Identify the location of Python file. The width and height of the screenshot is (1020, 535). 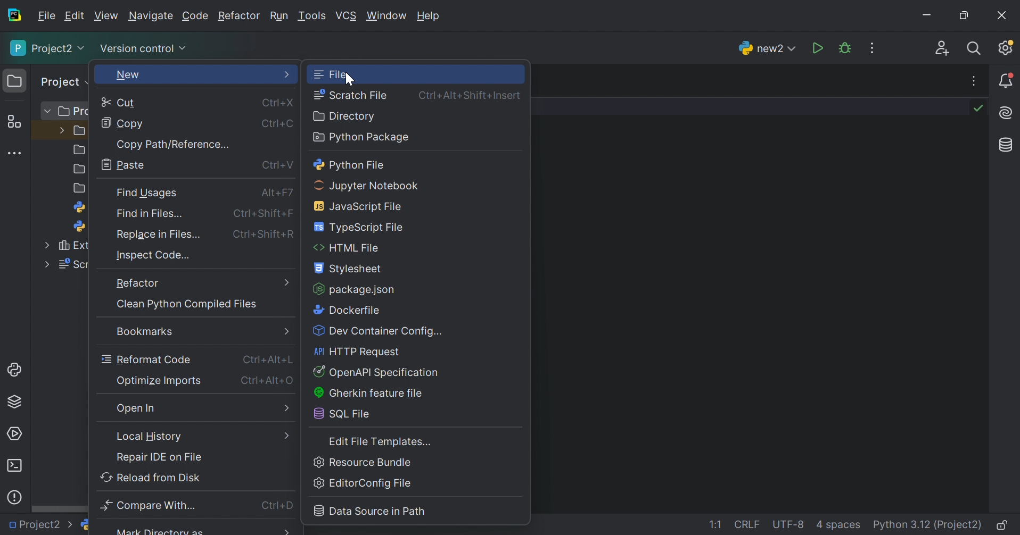
(350, 165).